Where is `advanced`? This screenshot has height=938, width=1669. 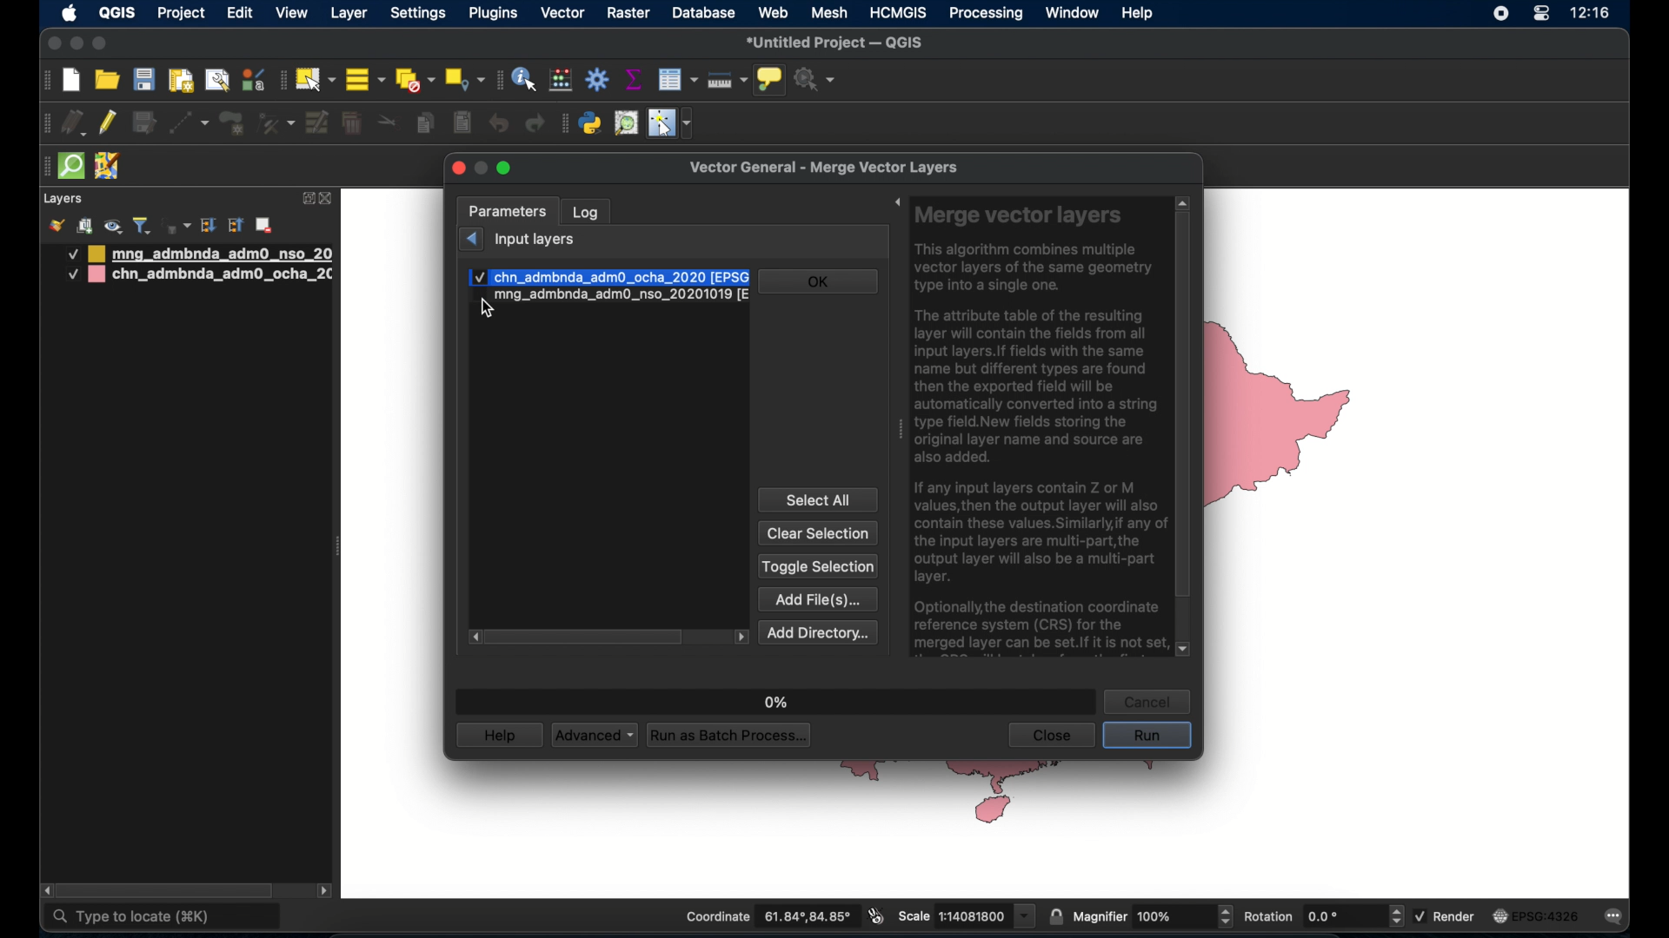
advanced is located at coordinates (594, 736).